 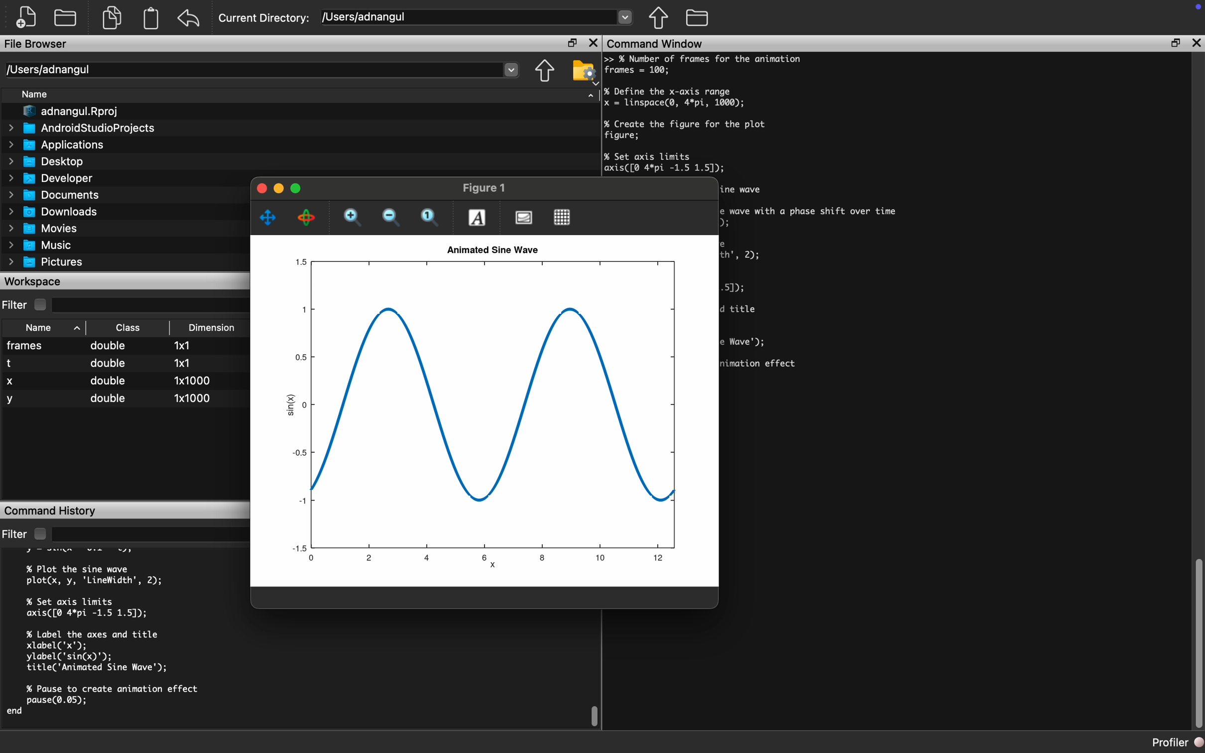 What do you see at coordinates (127, 329) in the screenshot?
I see `Class` at bounding box center [127, 329].